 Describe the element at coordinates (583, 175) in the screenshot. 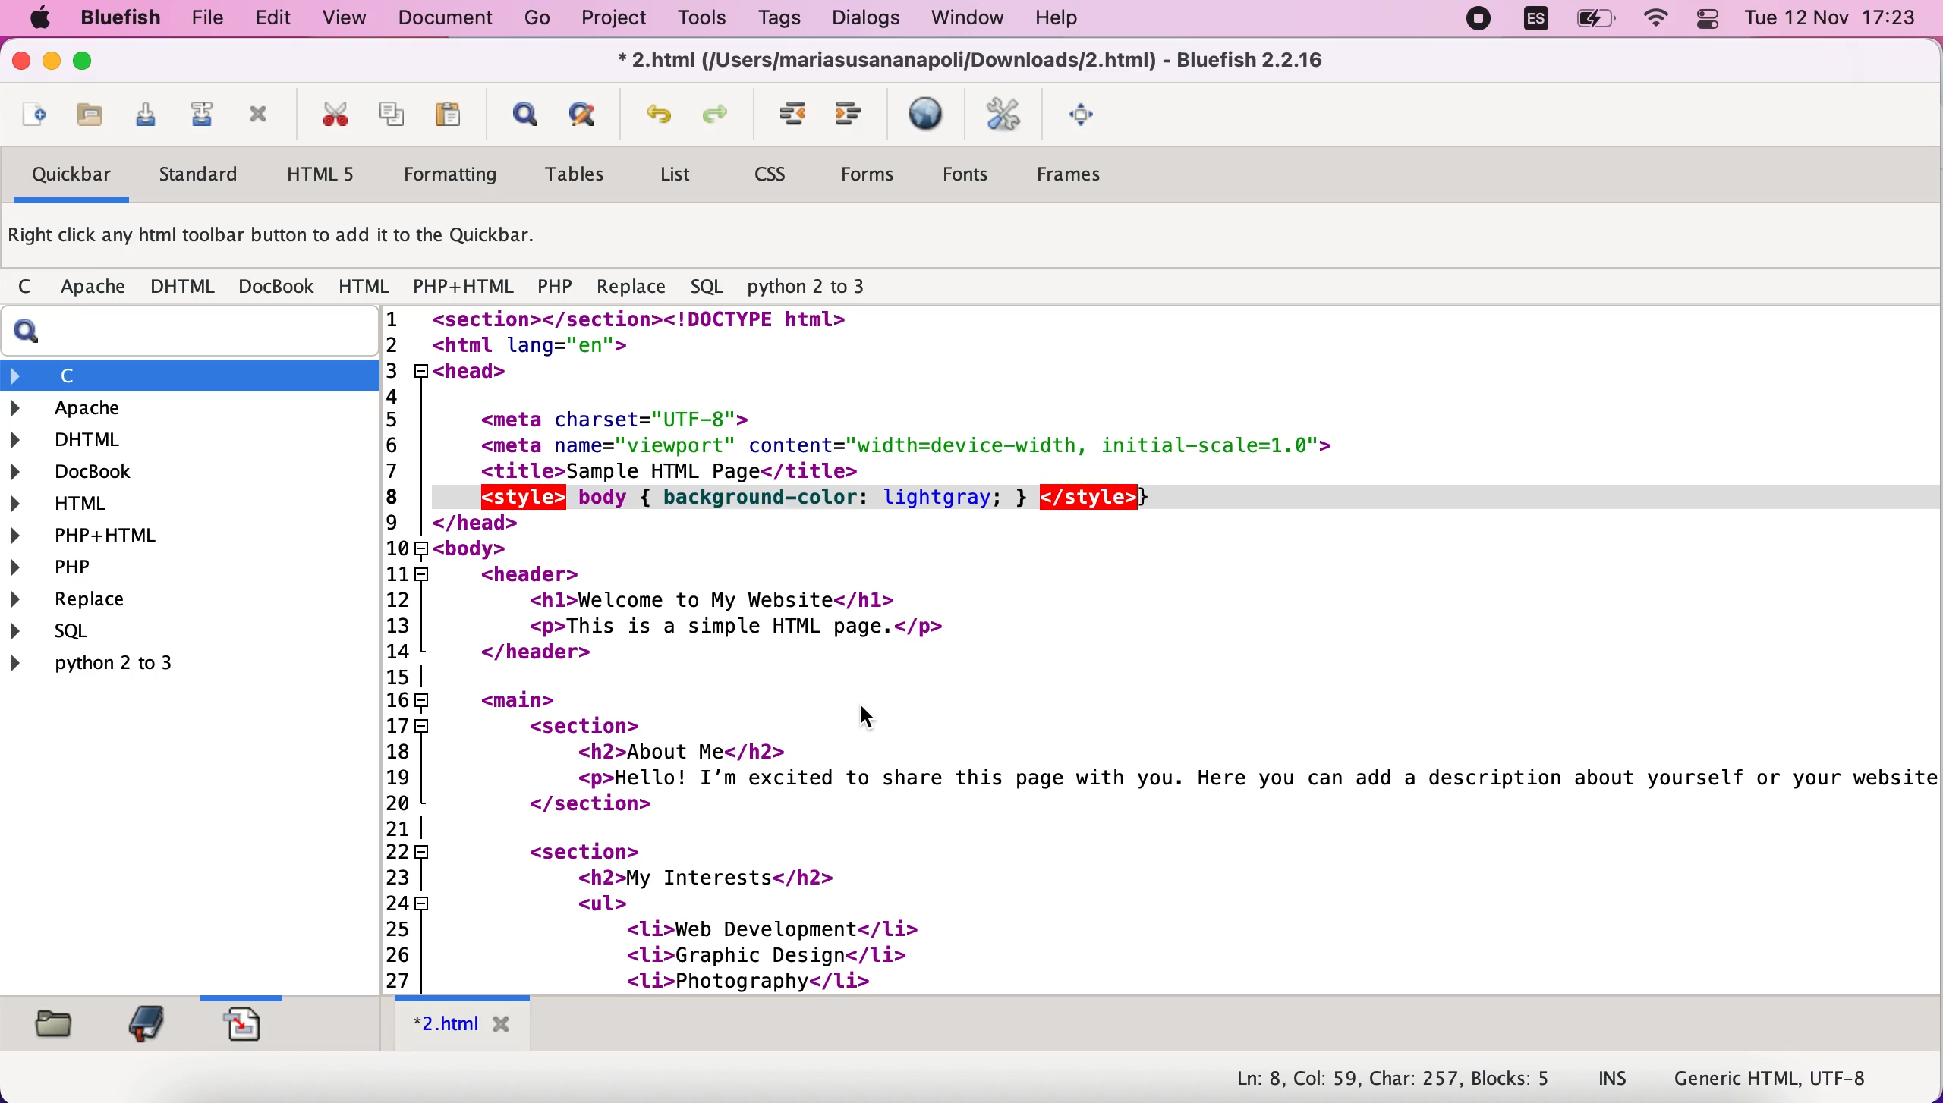

I see `tables` at that location.